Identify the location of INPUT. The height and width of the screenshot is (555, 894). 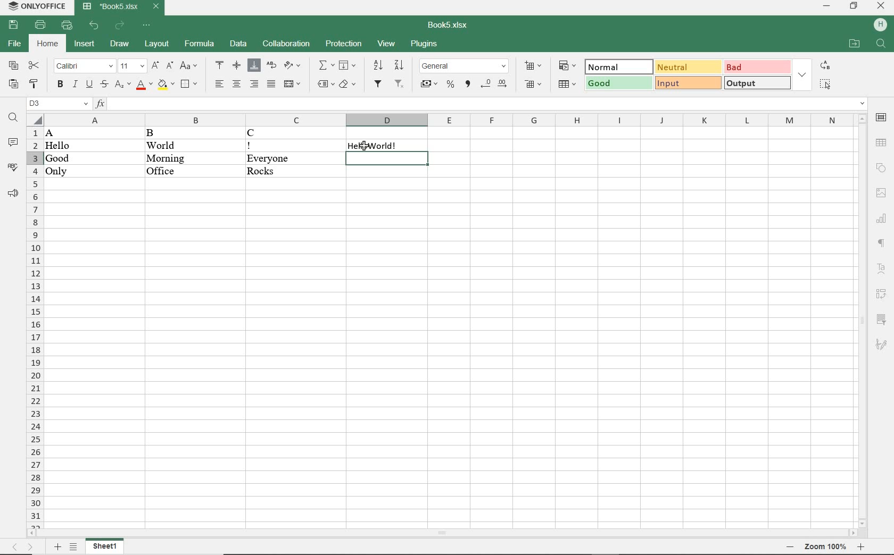
(686, 83).